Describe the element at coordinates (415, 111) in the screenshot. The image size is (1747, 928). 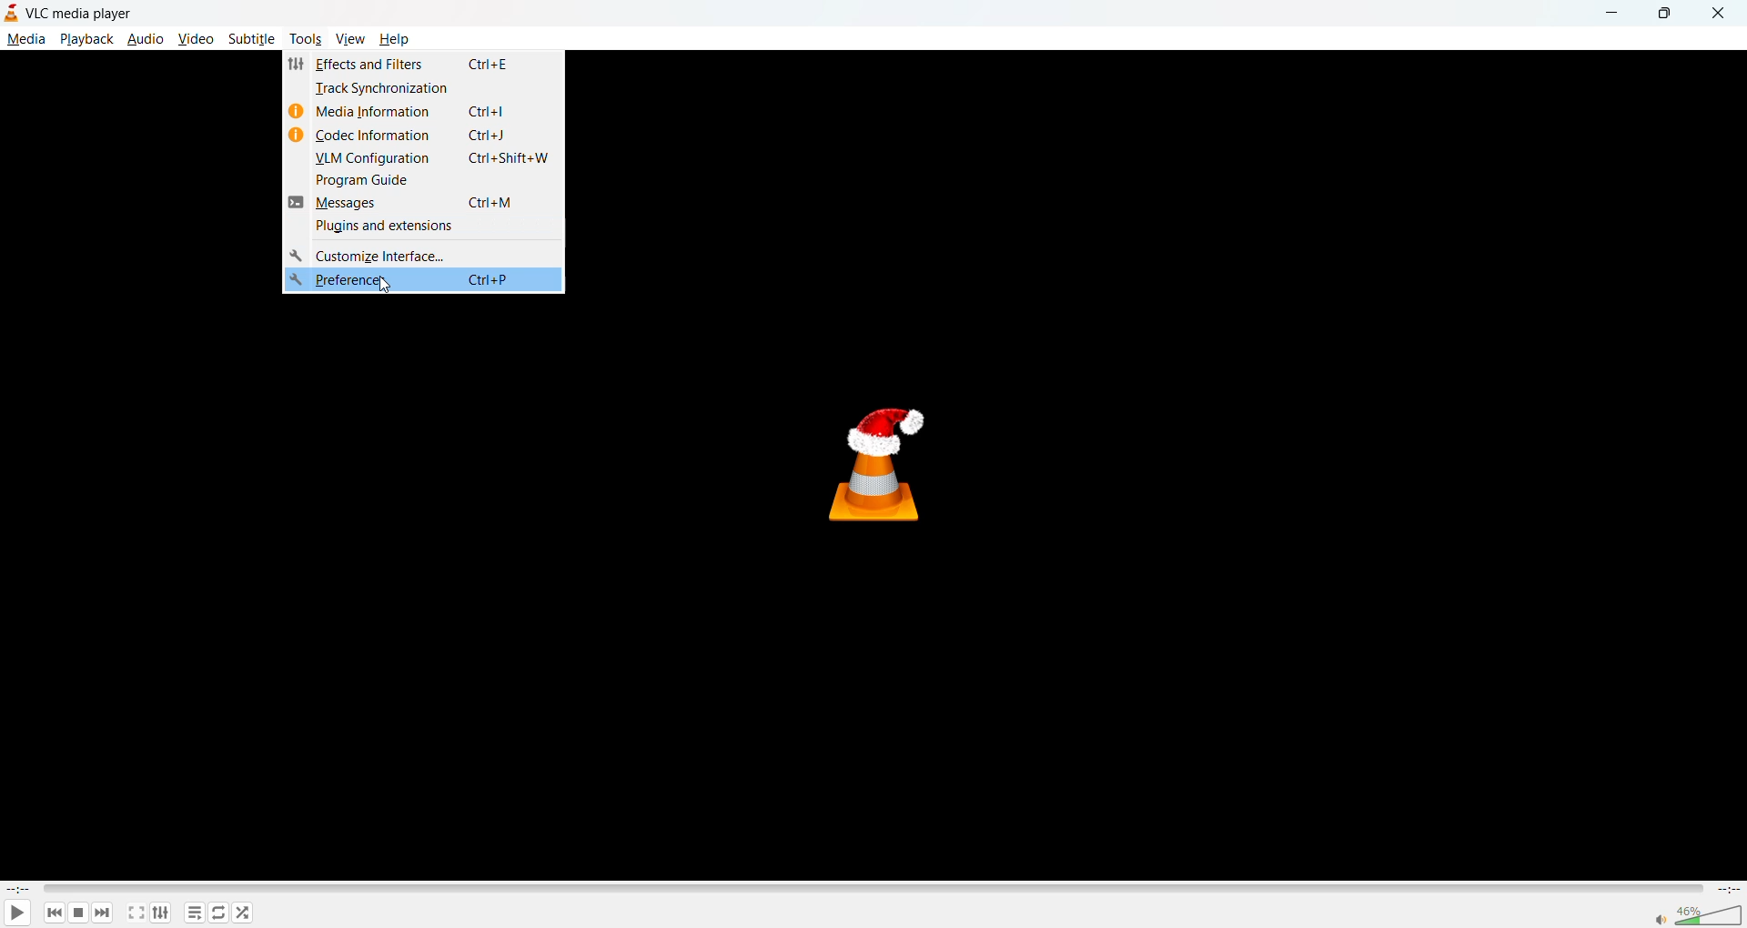
I see `media information` at that location.